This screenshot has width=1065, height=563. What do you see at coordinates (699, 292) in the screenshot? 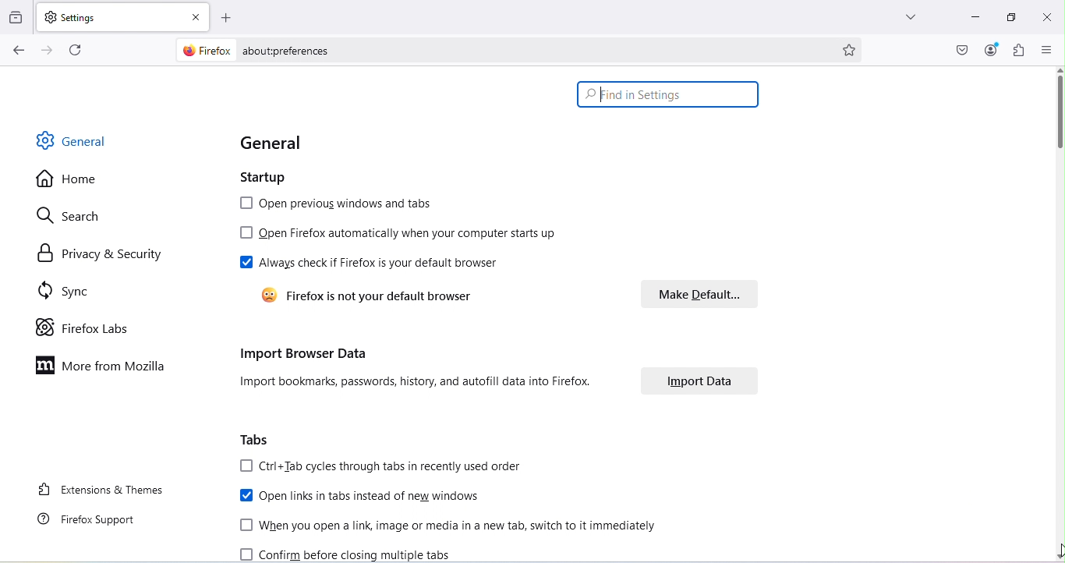
I see `Make default` at bounding box center [699, 292].